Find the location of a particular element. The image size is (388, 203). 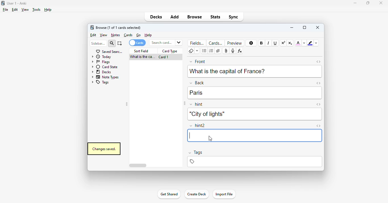

logo is located at coordinates (3, 3).